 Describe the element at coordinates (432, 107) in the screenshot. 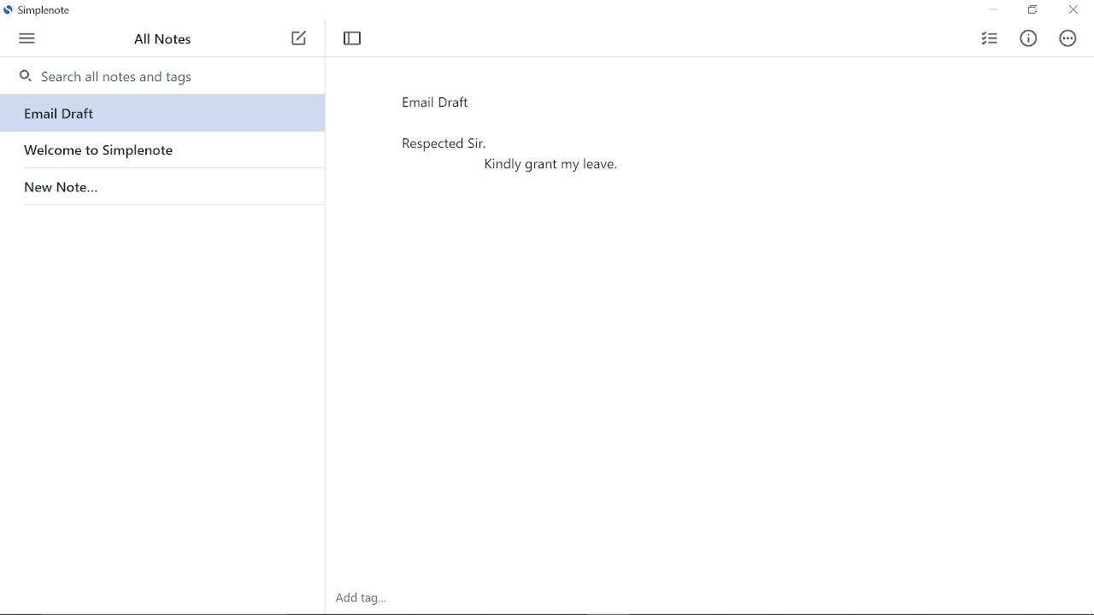

I see `Note title "Email Draft"` at that location.